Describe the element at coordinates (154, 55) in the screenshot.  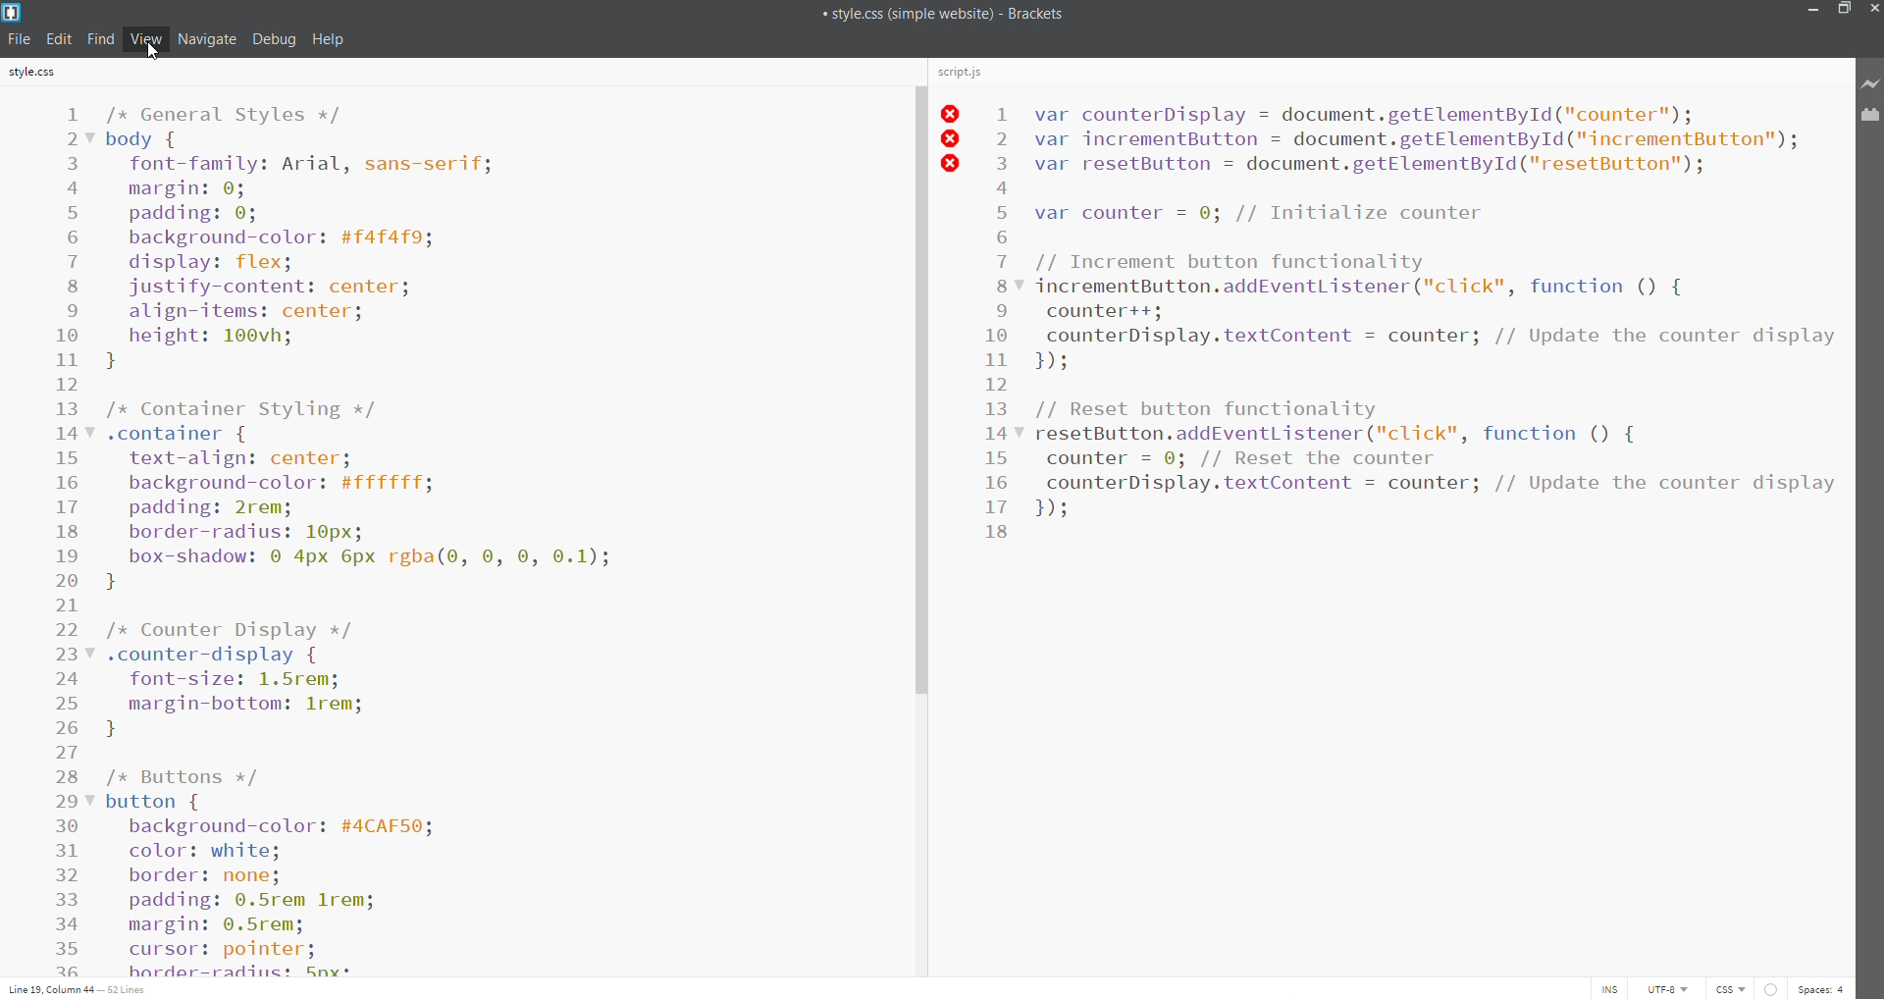
I see `cursor` at that location.